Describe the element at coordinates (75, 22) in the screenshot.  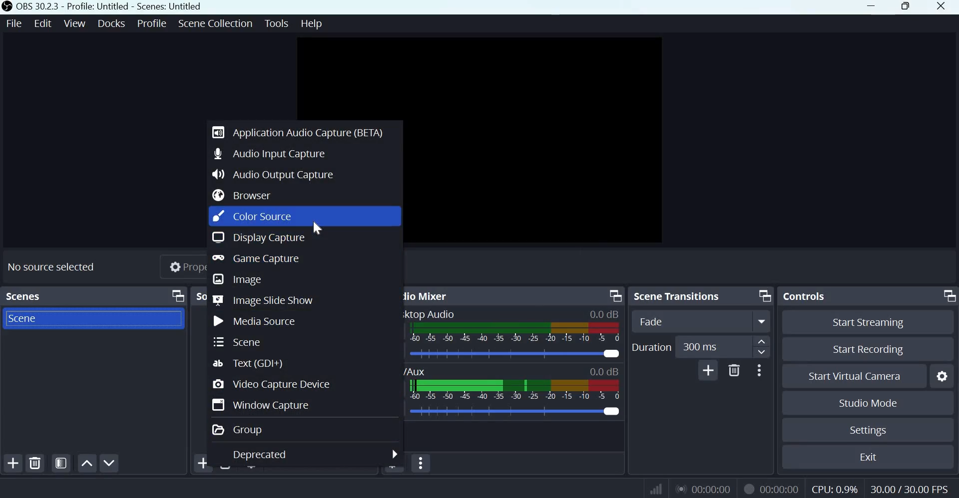
I see `View` at that location.